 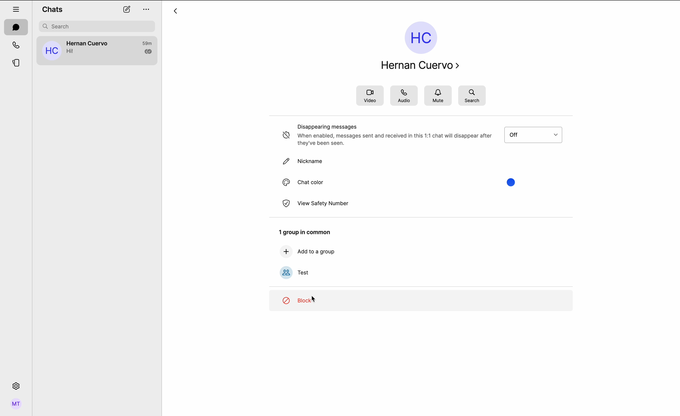 I want to click on 1 group in common, so click(x=304, y=232).